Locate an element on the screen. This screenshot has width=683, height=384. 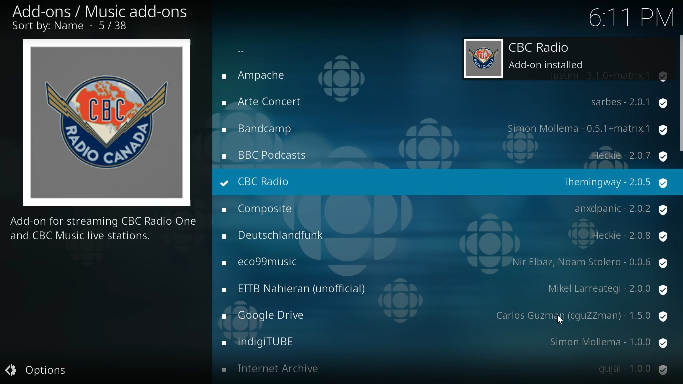
radio name is located at coordinates (280, 235).